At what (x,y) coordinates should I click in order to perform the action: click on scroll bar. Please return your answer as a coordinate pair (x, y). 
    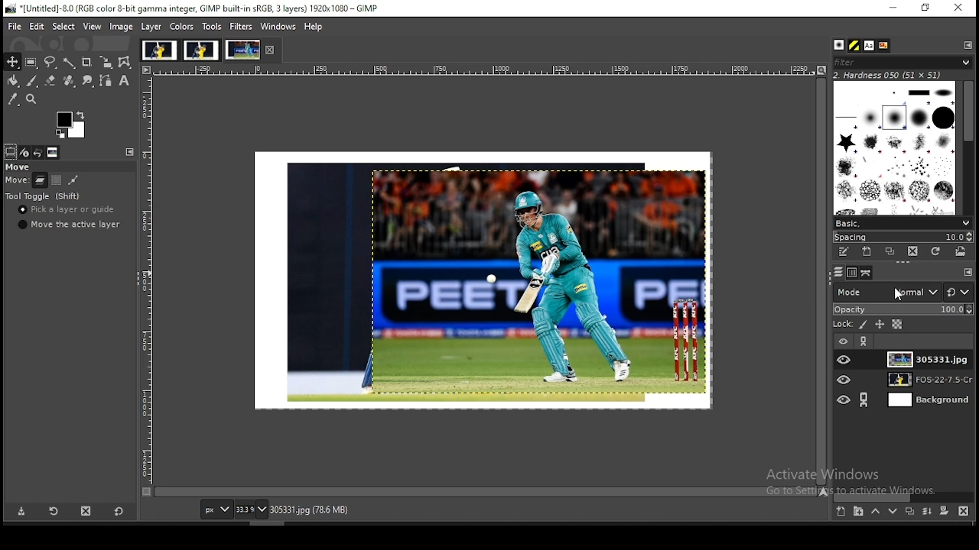
    Looking at the image, I should click on (820, 283).